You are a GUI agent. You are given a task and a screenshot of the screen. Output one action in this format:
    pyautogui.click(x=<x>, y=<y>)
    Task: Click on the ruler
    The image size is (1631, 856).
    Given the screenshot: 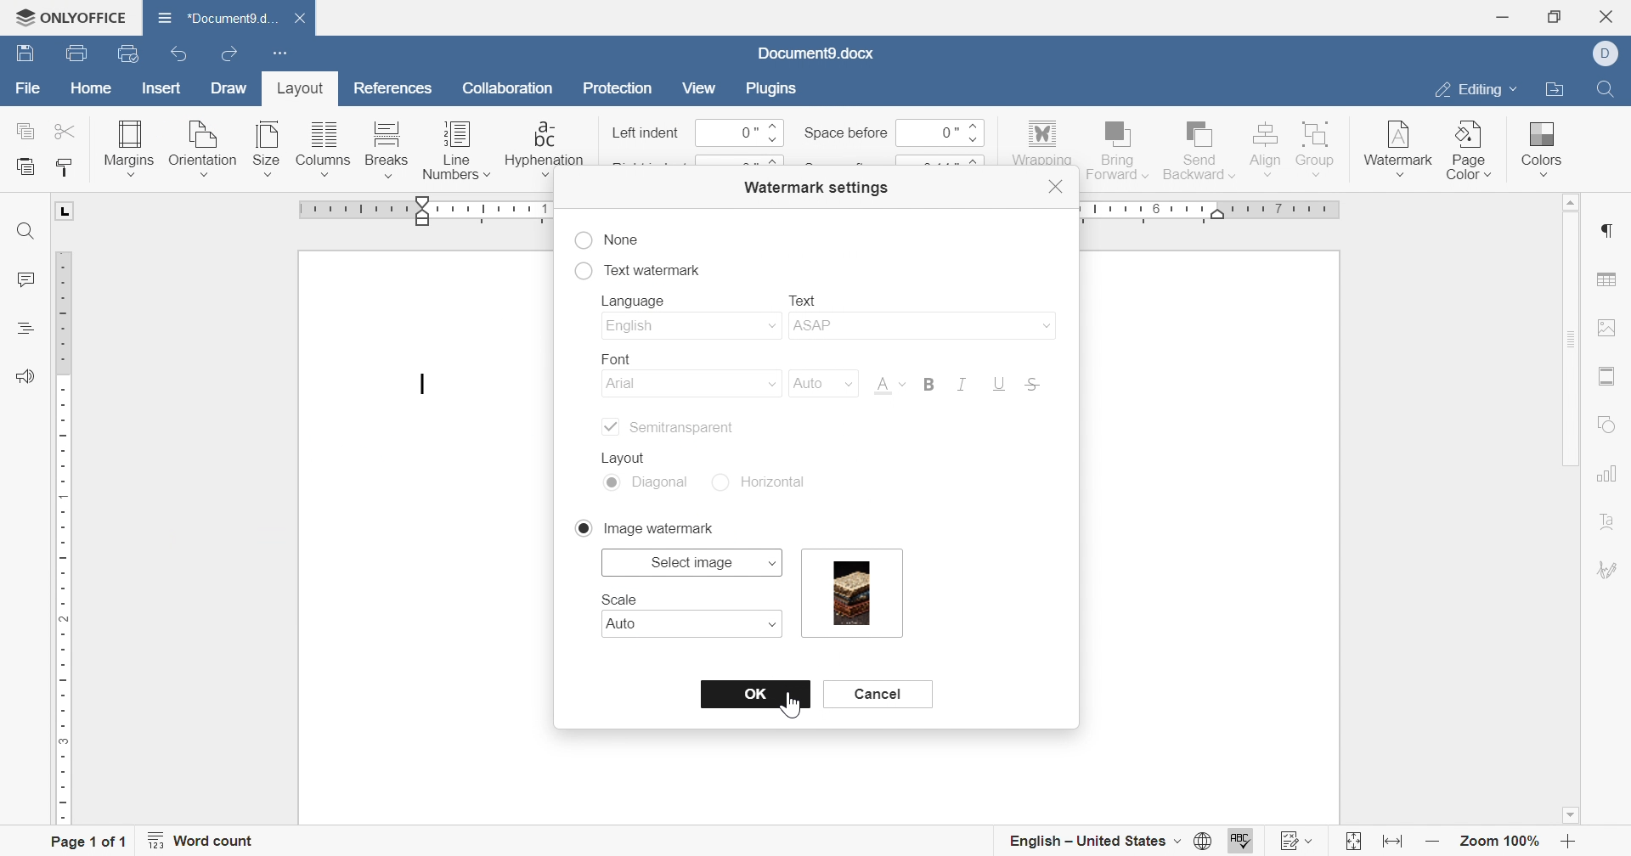 What is the action you would take?
    pyautogui.click(x=64, y=538)
    